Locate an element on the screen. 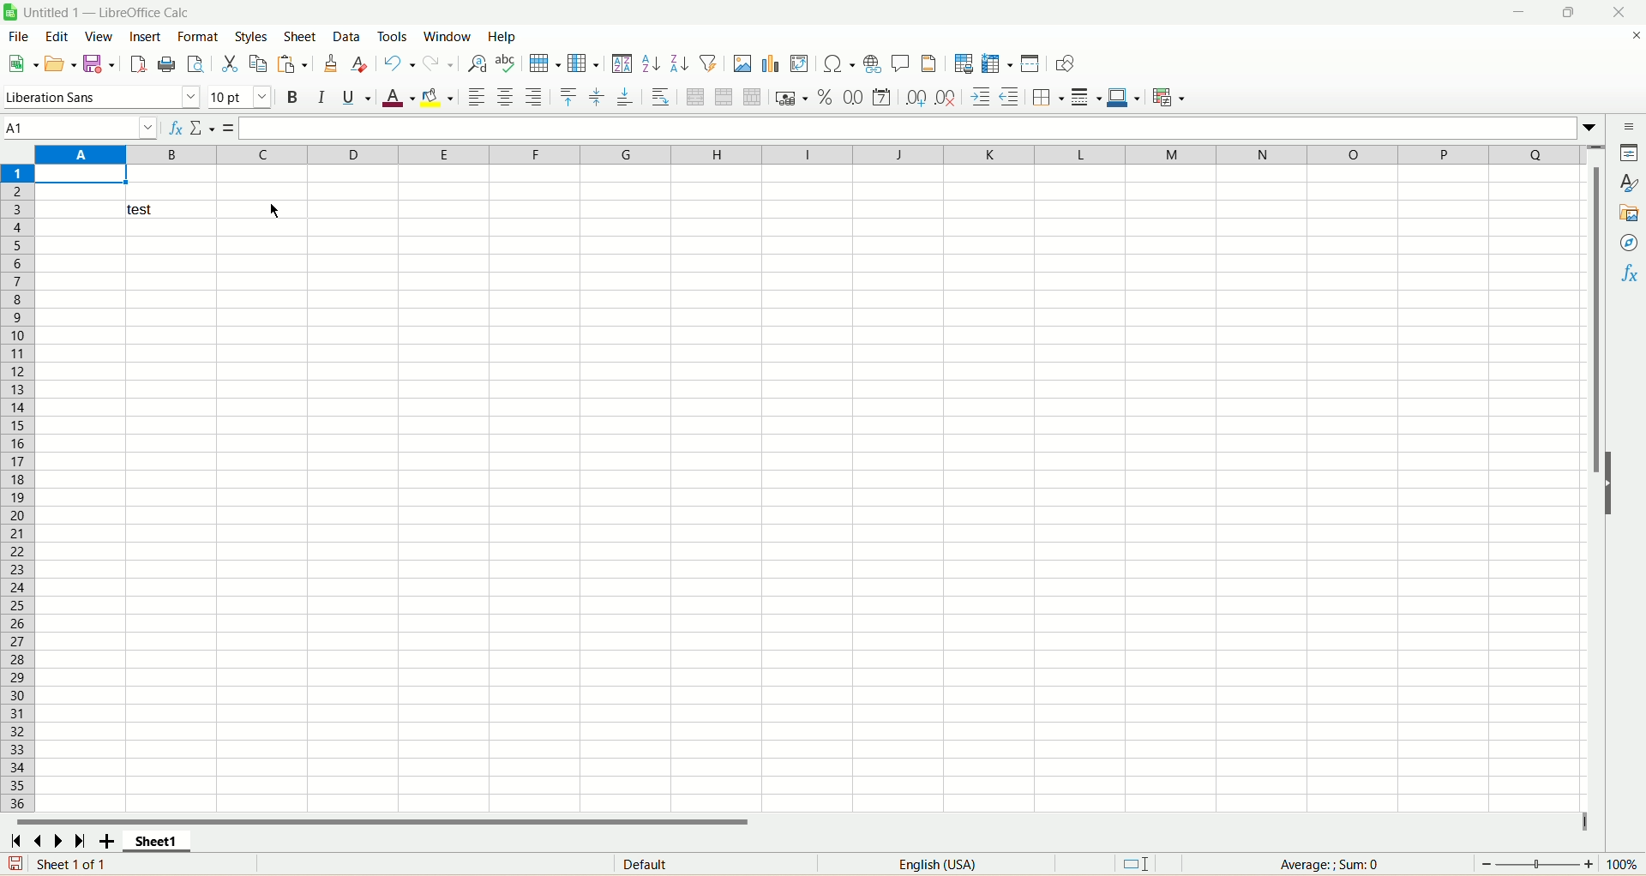  border color is located at coordinates (1124, 97).